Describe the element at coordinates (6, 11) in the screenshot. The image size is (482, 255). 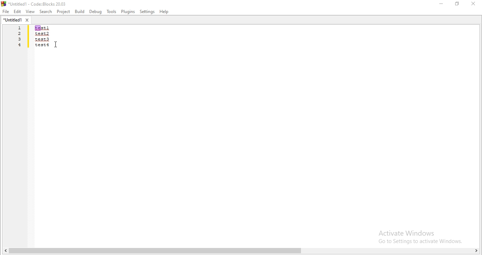
I see `file` at that location.